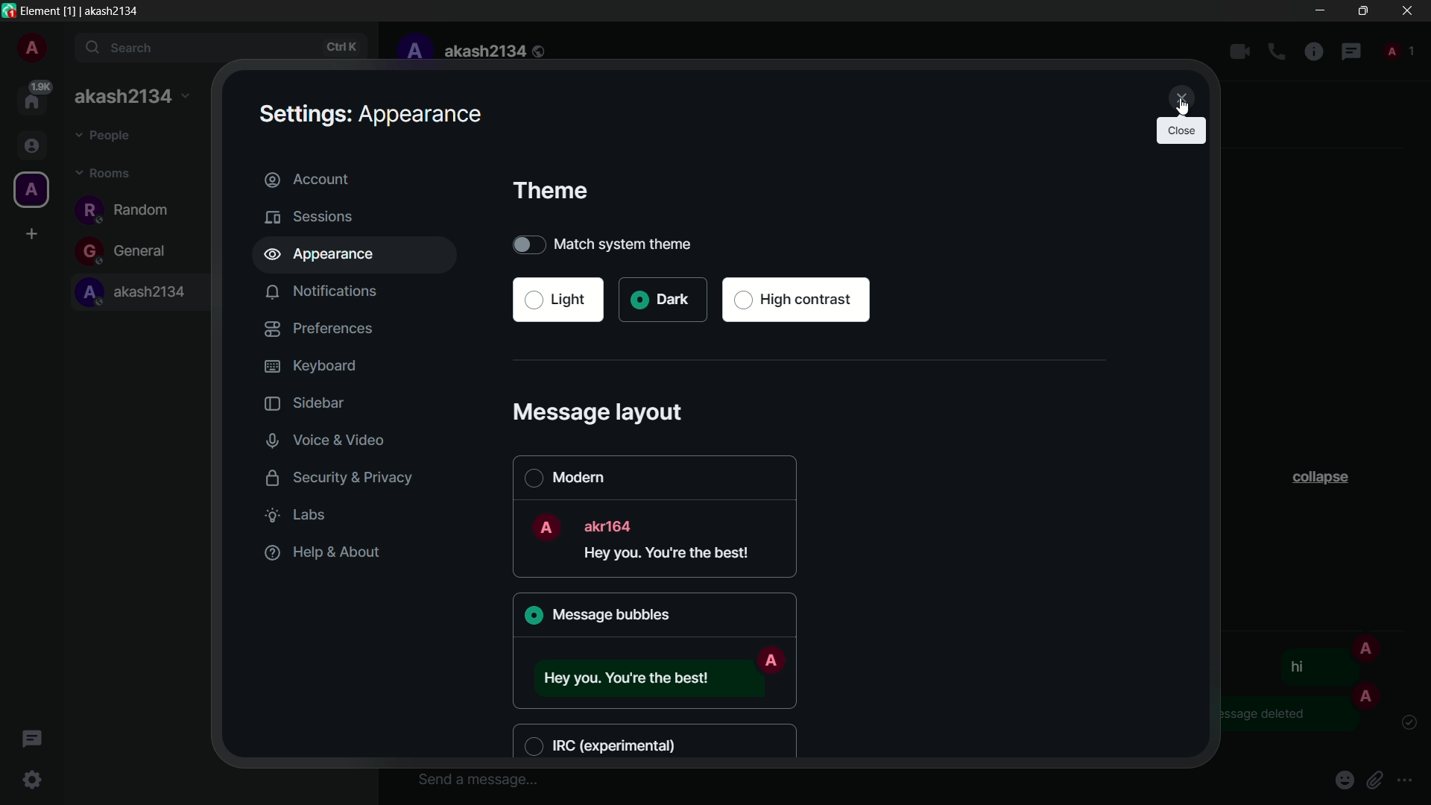  Describe the element at coordinates (1347, 779) in the screenshot. I see `emoji` at that location.